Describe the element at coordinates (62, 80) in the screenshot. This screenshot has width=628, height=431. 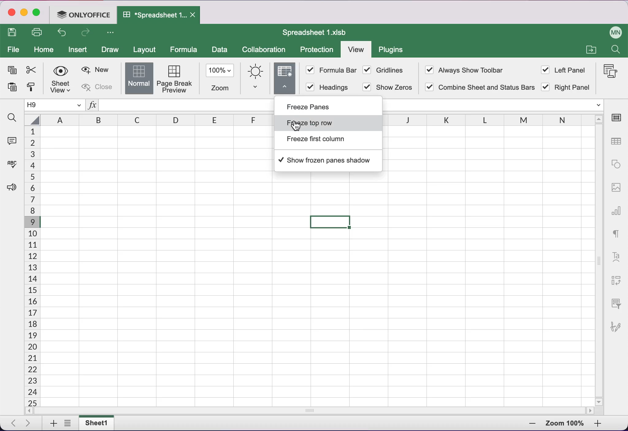
I see `sheetview` at that location.